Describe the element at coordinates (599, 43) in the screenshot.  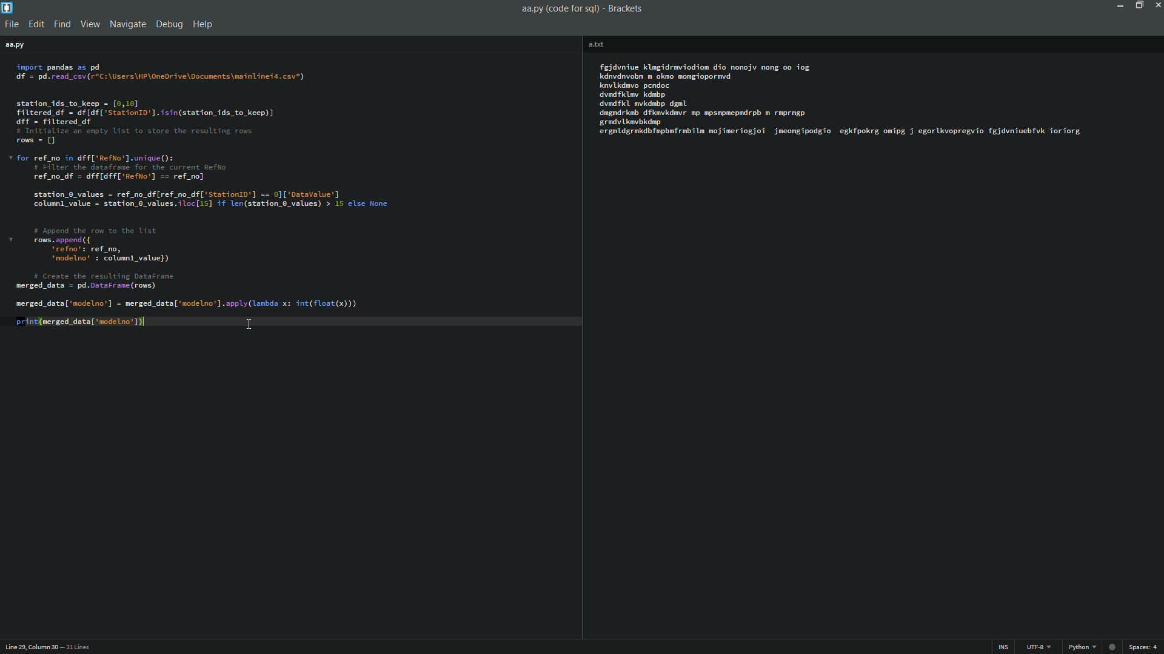
I see `file name` at that location.